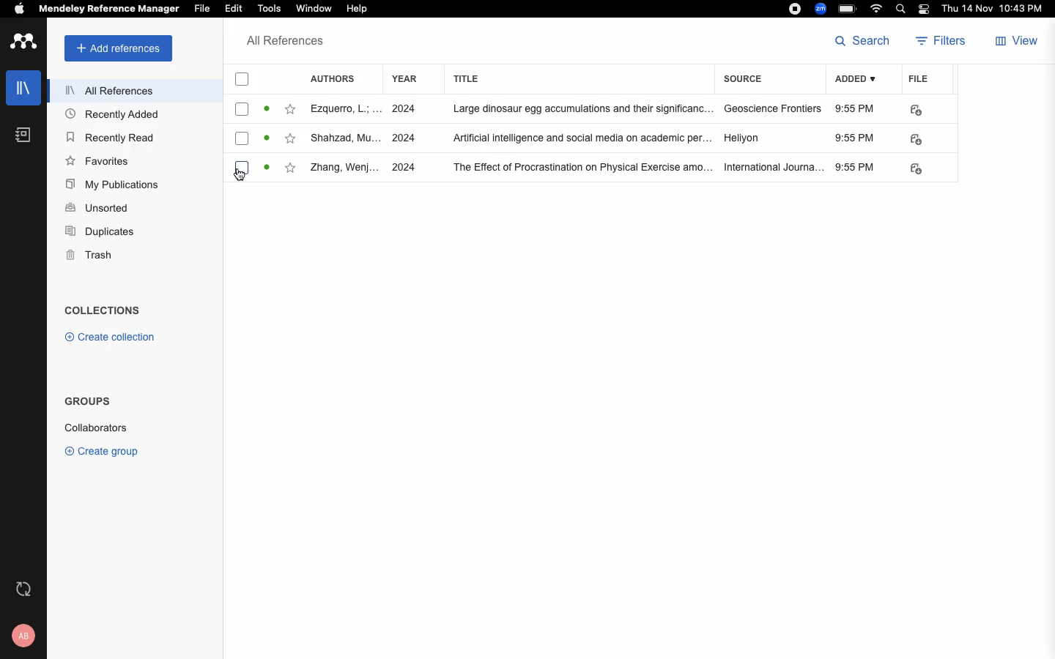  What do you see at coordinates (95, 428) in the screenshot?
I see `Collaborators` at bounding box center [95, 428].